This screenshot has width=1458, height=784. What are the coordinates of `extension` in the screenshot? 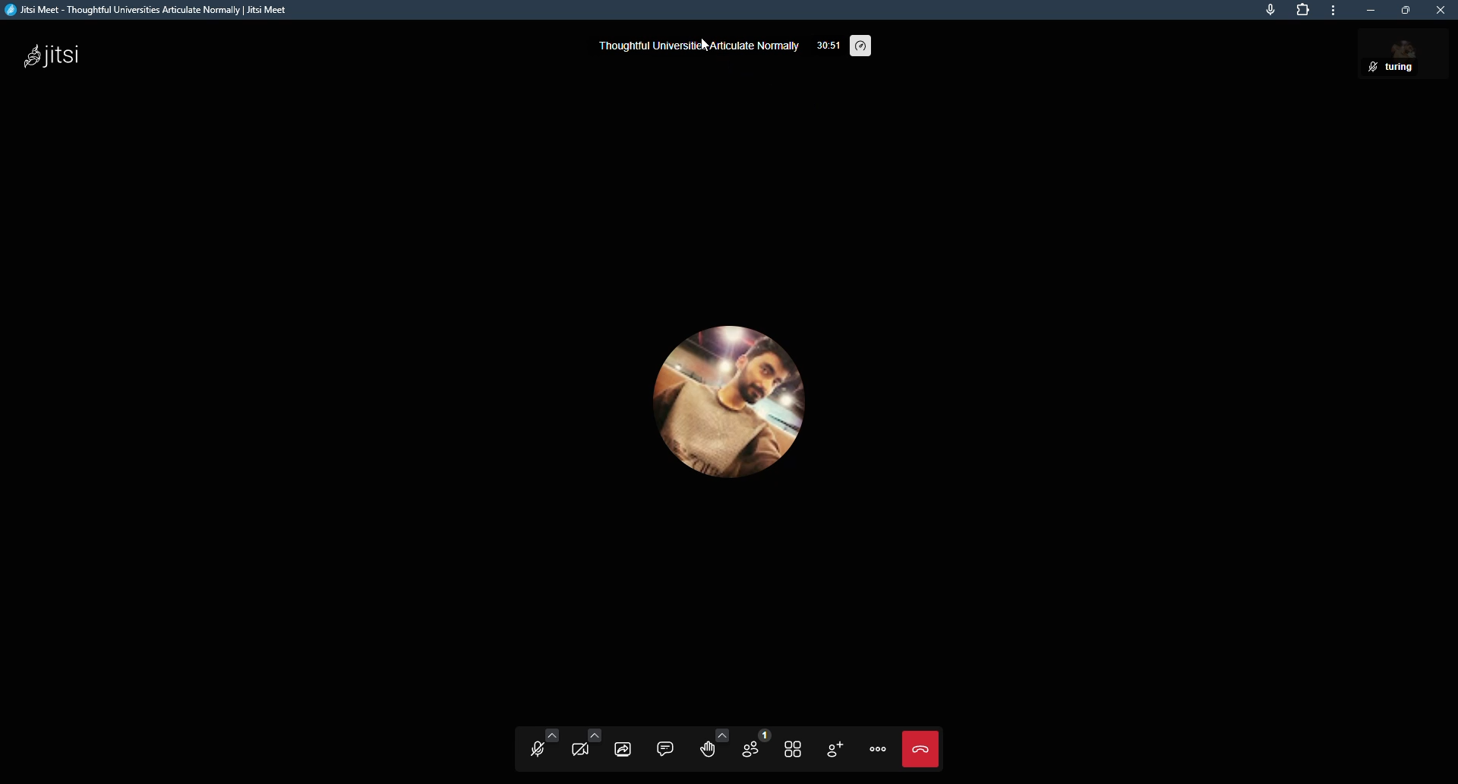 It's located at (1303, 9).